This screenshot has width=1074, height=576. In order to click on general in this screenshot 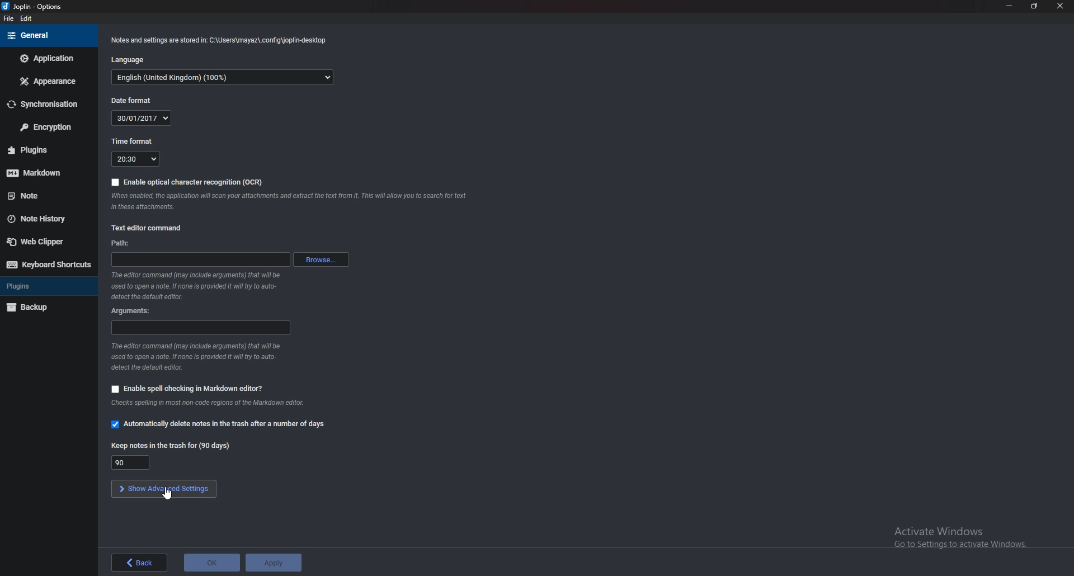, I will do `click(48, 35)`.